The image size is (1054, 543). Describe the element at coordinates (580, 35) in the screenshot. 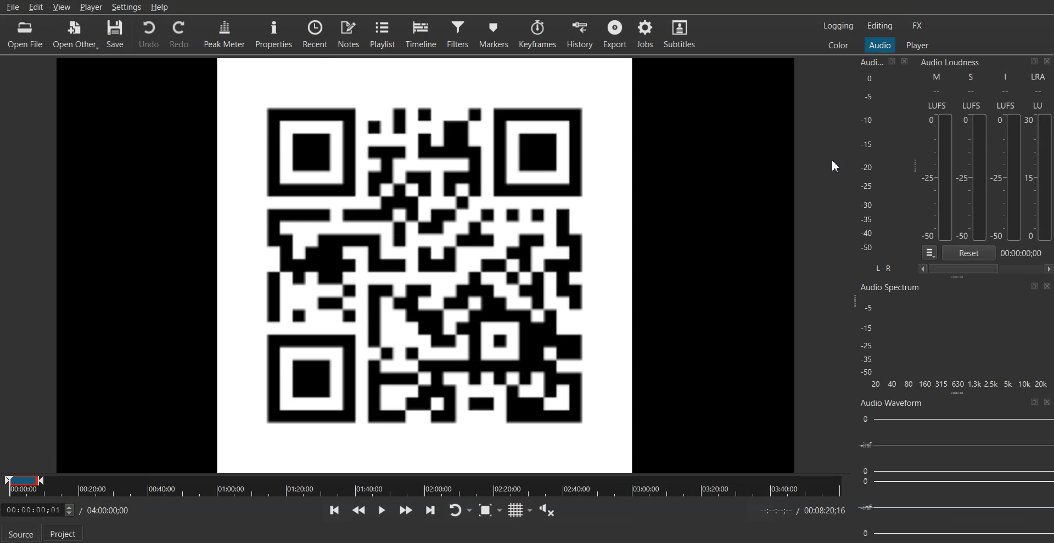

I see `History` at that location.